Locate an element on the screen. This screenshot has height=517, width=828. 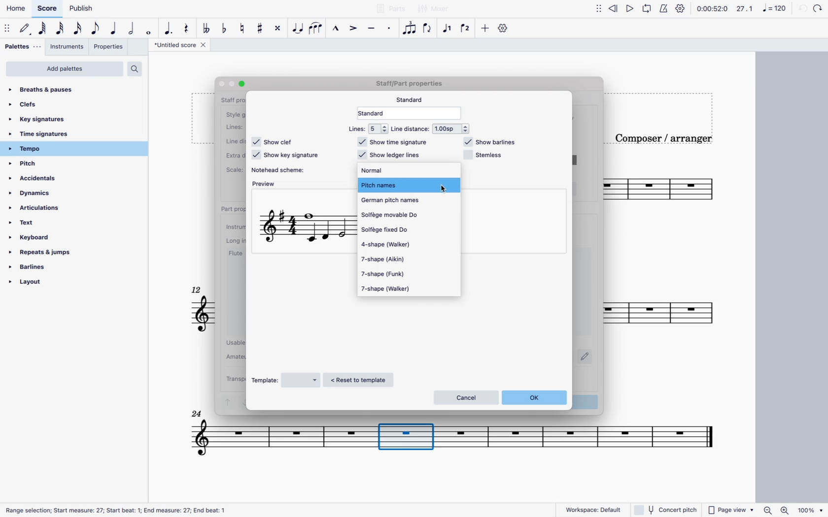
toggle sharp is located at coordinates (260, 30).